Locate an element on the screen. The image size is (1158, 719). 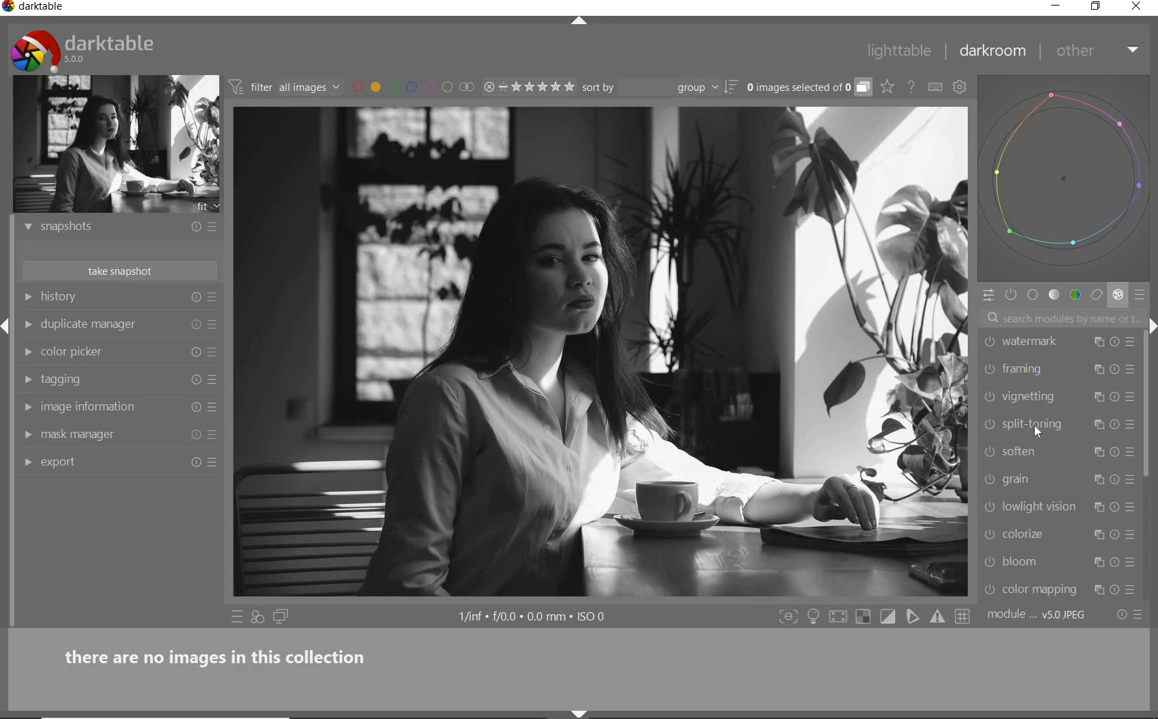
vignetting is located at coordinates (1039, 397).